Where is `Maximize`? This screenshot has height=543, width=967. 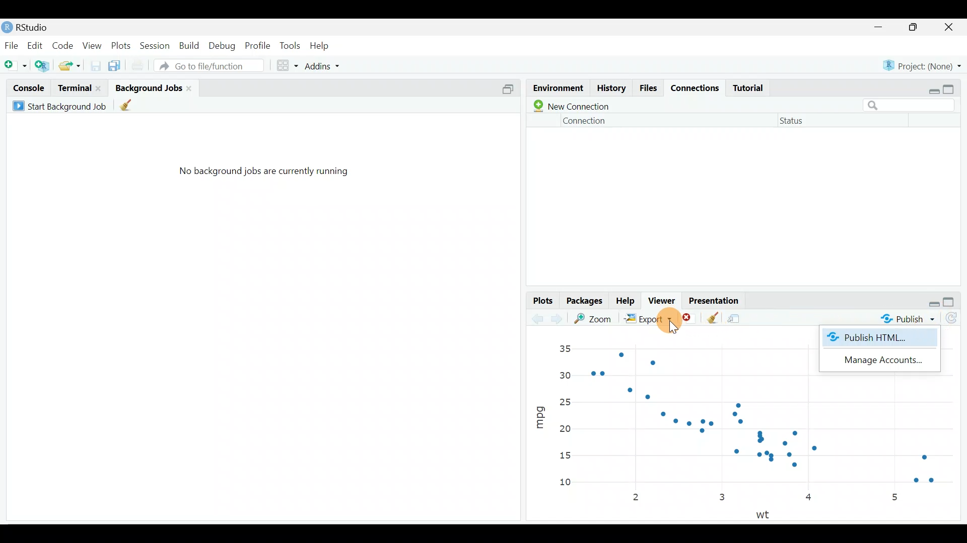
Maximize is located at coordinates (955, 89).